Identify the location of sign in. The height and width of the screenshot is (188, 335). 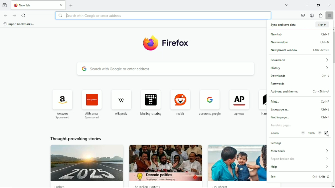
(322, 24).